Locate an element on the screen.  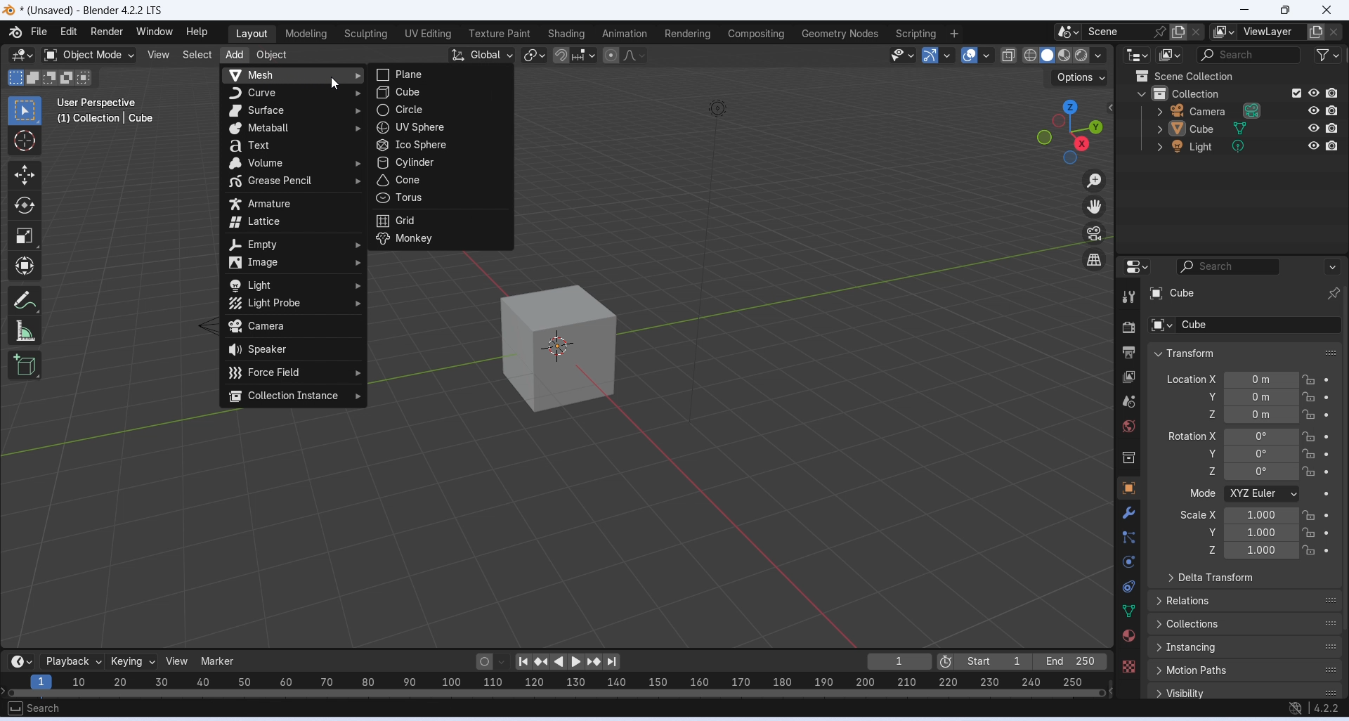
play animation is located at coordinates (578, 662).